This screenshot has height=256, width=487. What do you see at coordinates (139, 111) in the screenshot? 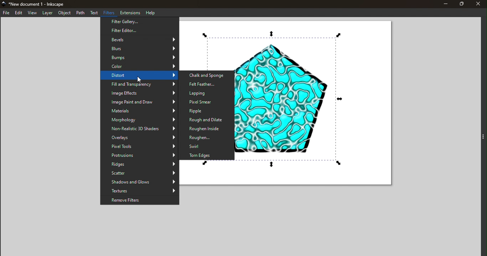
I see `Materials` at bounding box center [139, 111].